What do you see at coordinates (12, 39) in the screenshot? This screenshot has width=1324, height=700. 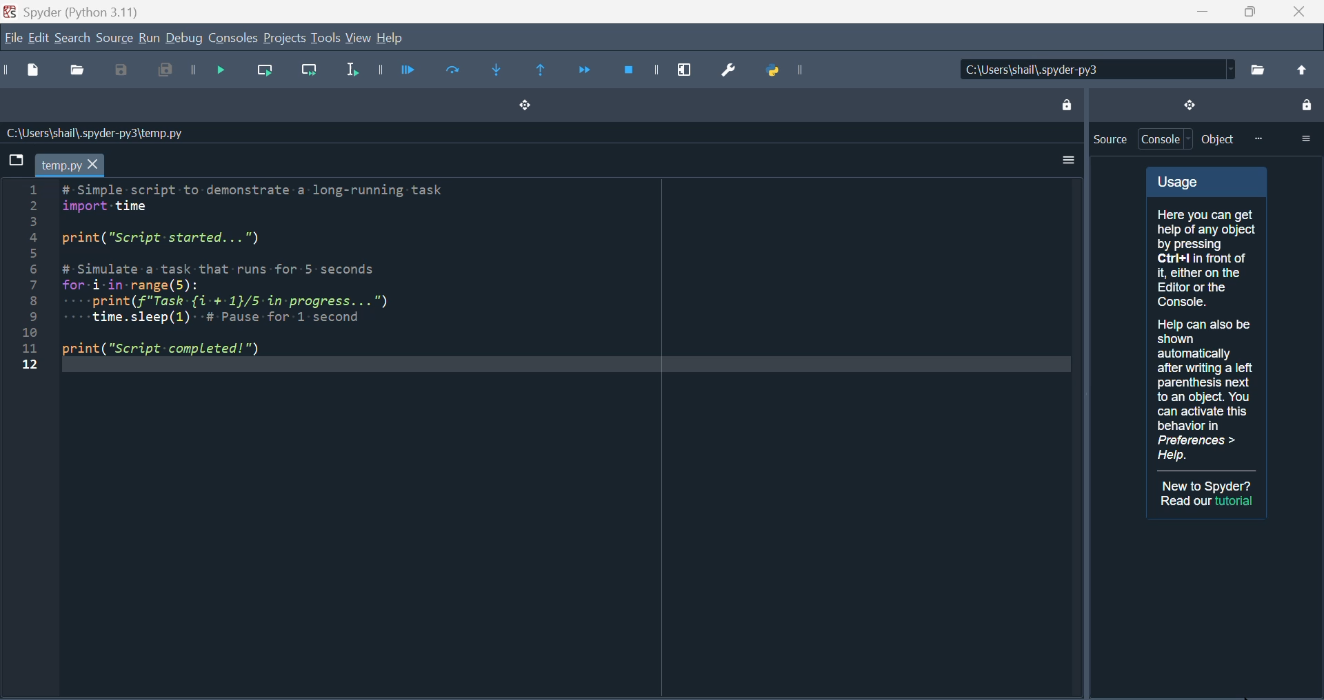 I see `File` at bounding box center [12, 39].